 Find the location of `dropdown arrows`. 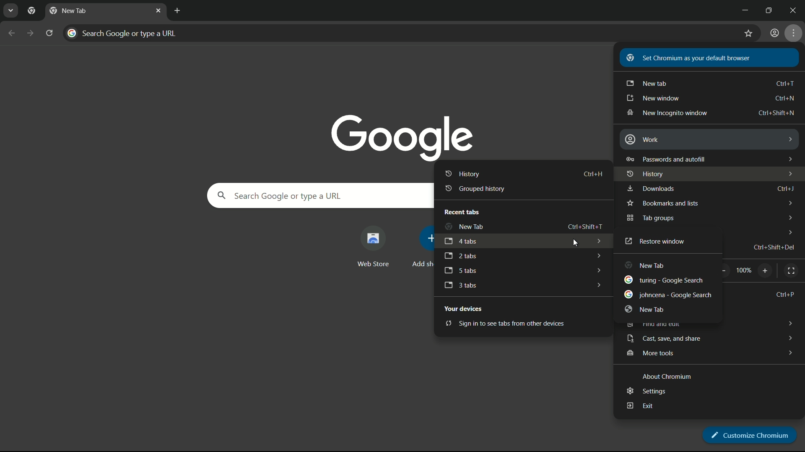

dropdown arrows is located at coordinates (598, 284).